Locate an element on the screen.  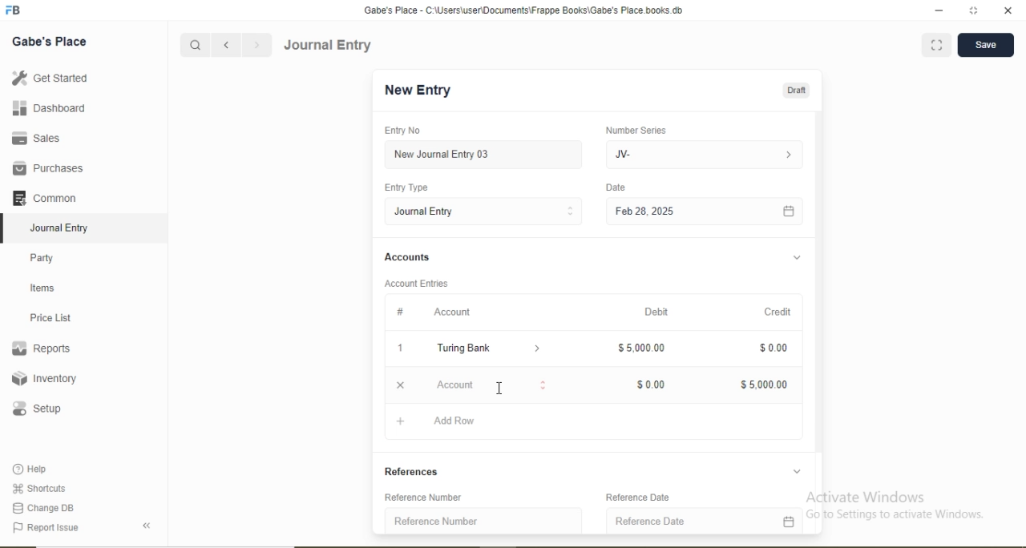
Entry No is located at coordinates (402, 130).